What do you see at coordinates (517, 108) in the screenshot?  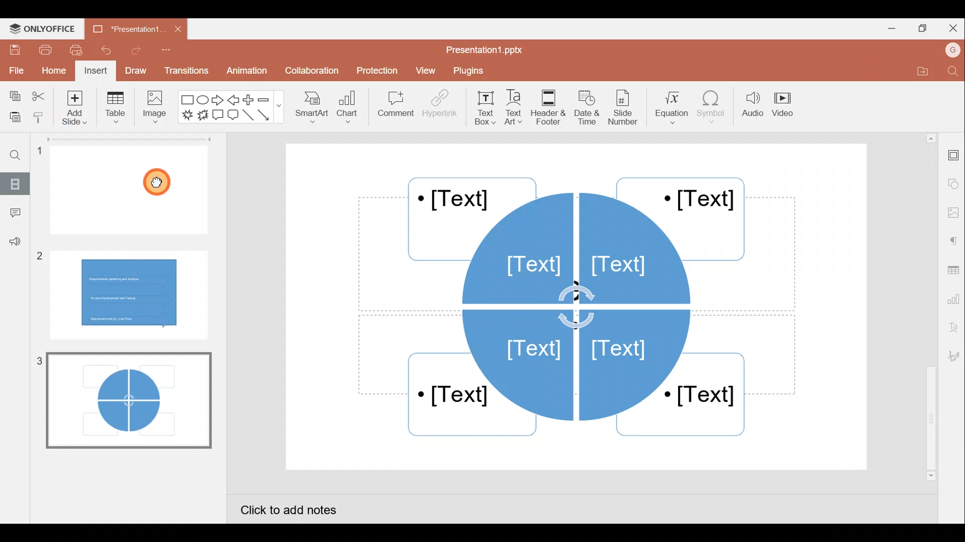 I see `Text Art` at bounding box center [517, 108].